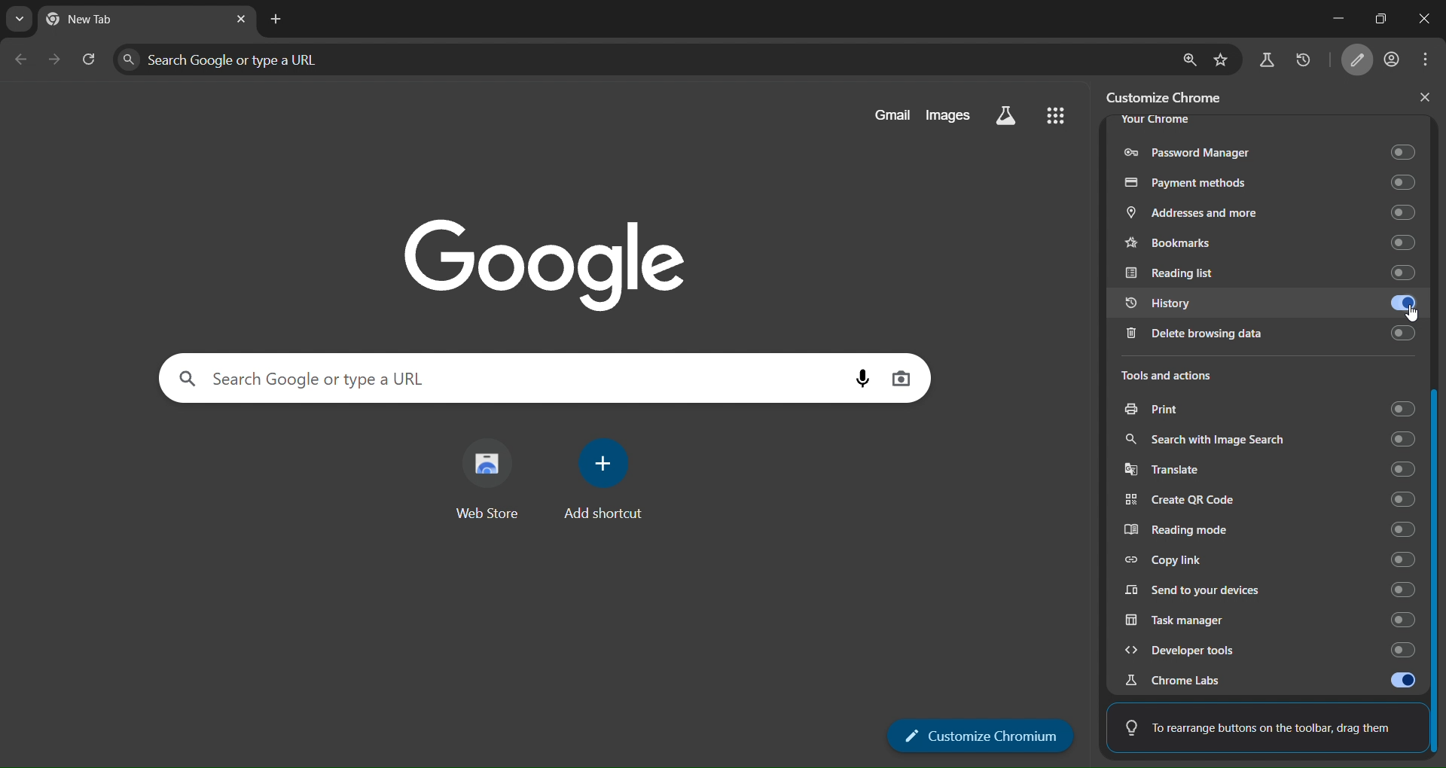 The height and width of the screenshot is (768, 1446). What do you see at coordinates (1271, 500) in the screenshot?
I see `create QR code` at bounding box center [1271, 500].